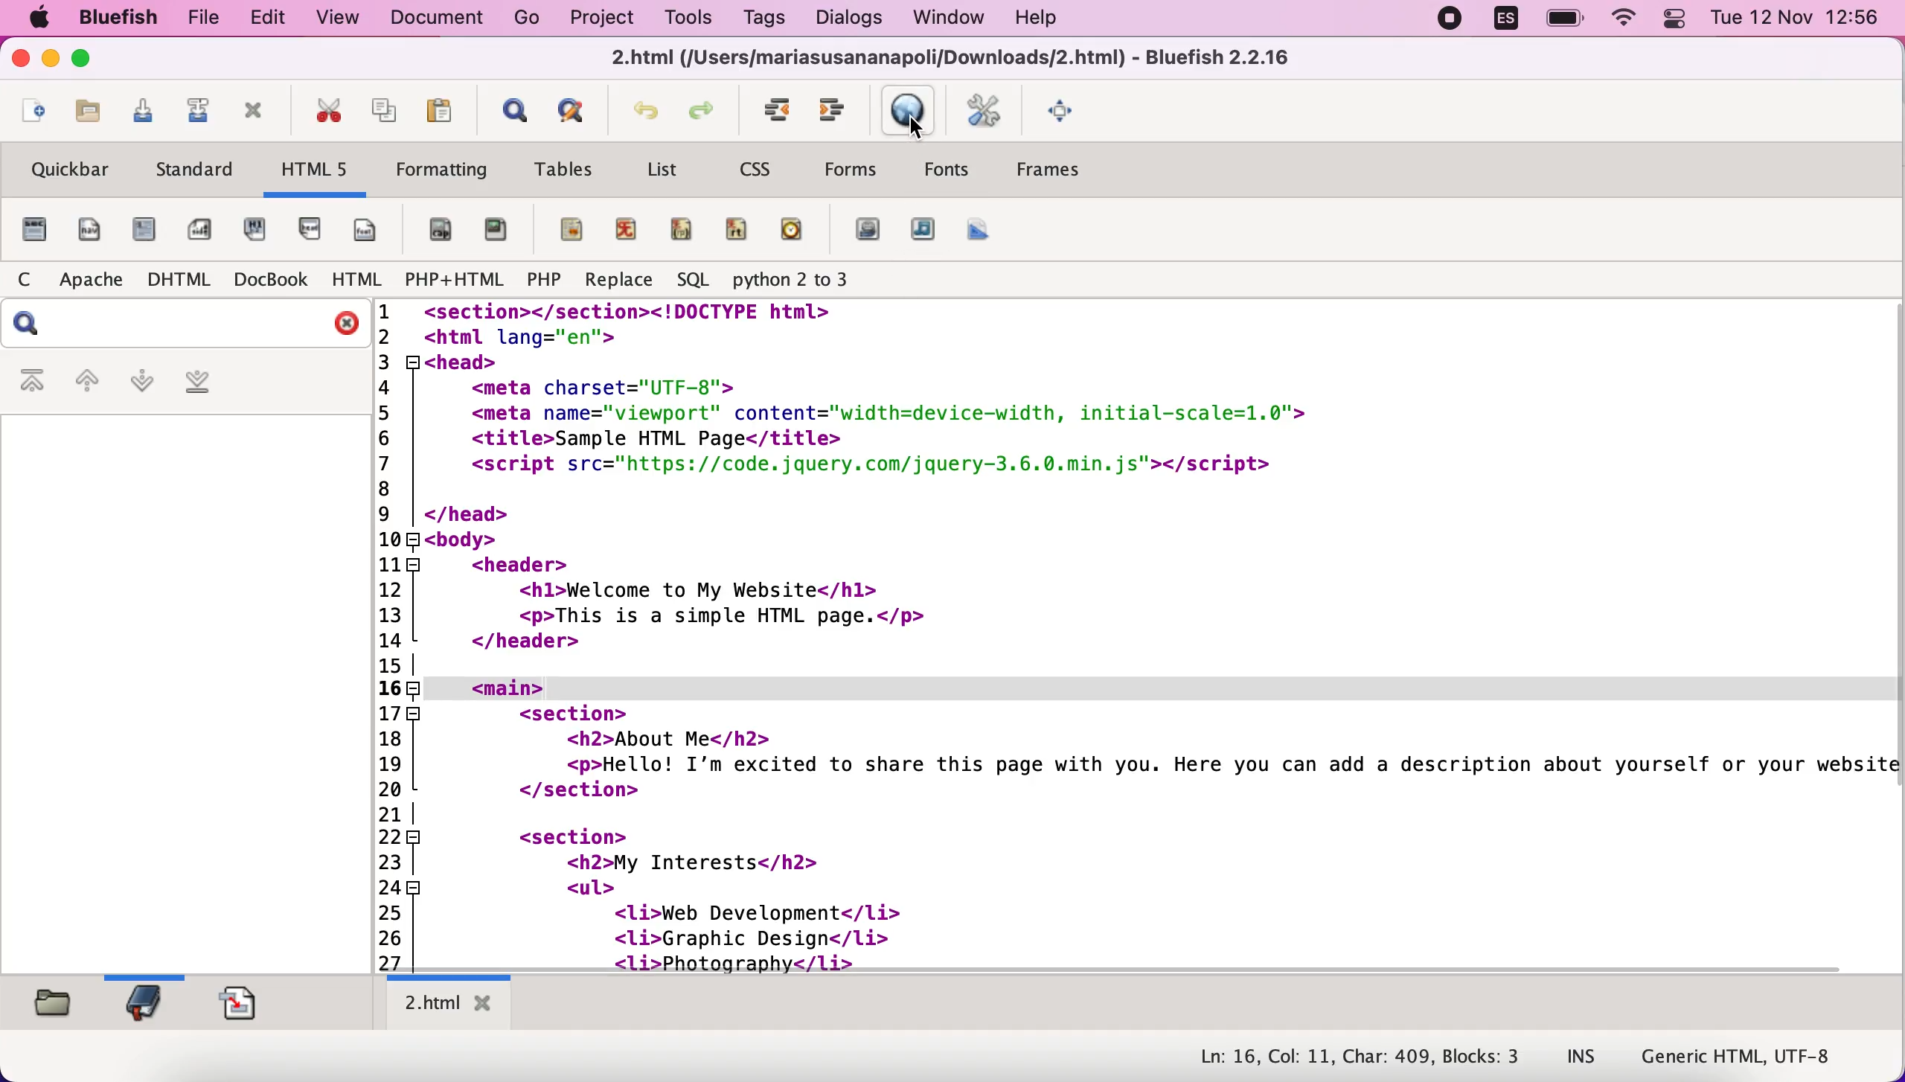 Image resolution: width=1905 pixels, height=1082 pixels. Describe the element at coordinates (452, 281) in the screenshot. I see `php+html` at that location.